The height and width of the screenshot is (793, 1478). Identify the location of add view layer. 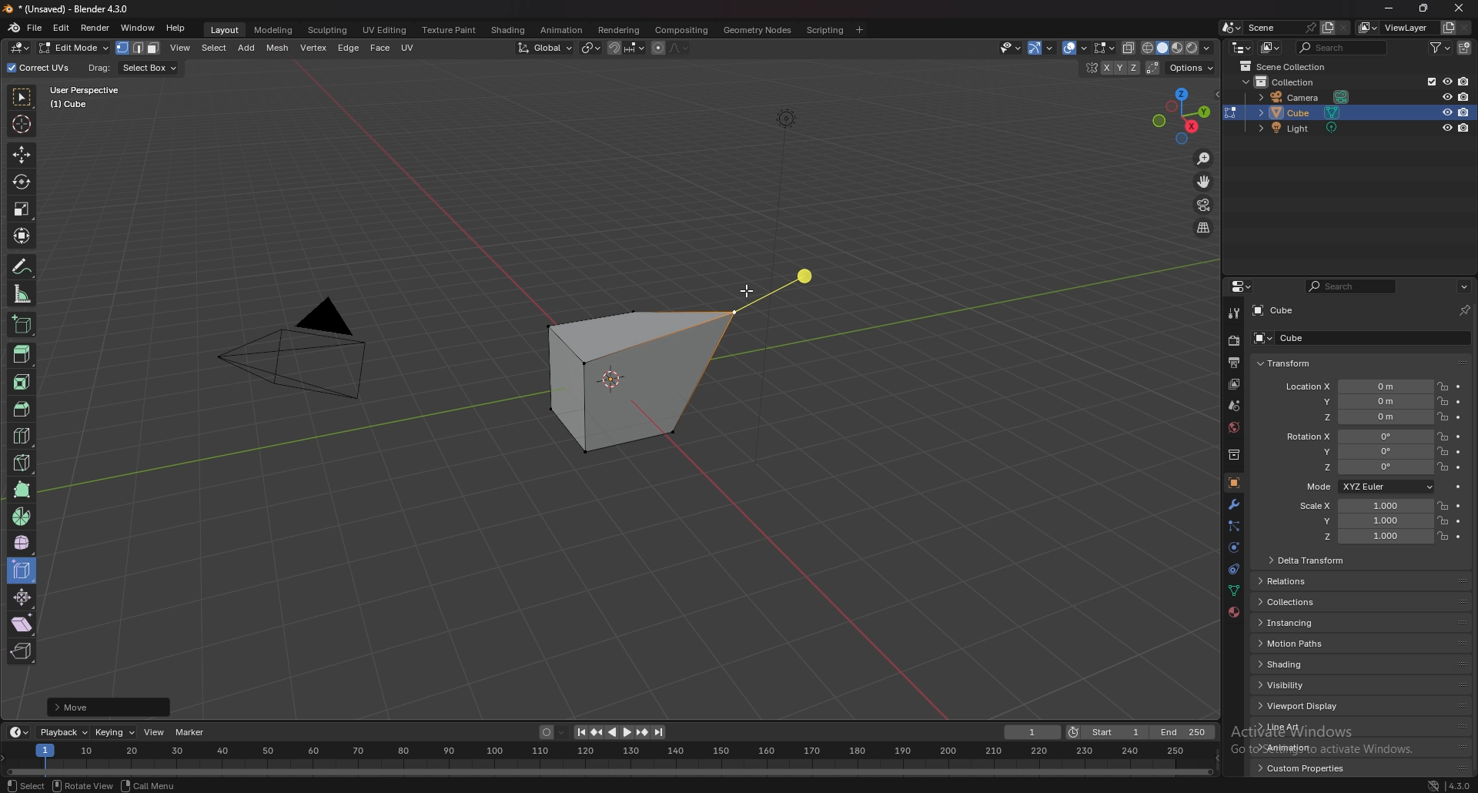
(1446, 27).